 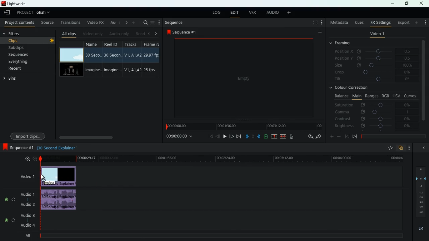 I want to click on hold, so click(x=254, y=137).